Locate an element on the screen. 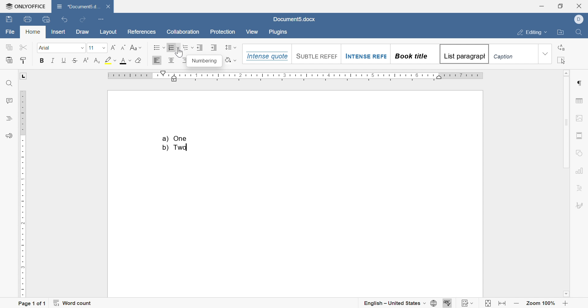 The image size is (588, 308). view is located at coordinates (253, 33).